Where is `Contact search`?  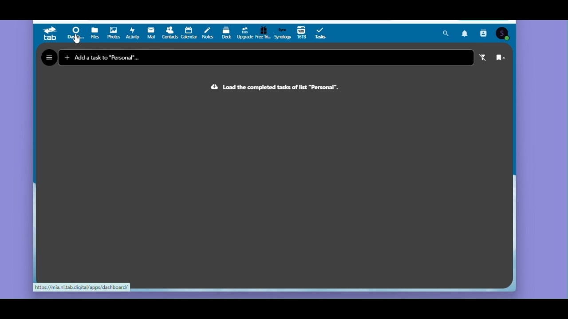 Contact search is located at coordinates (484, 34).